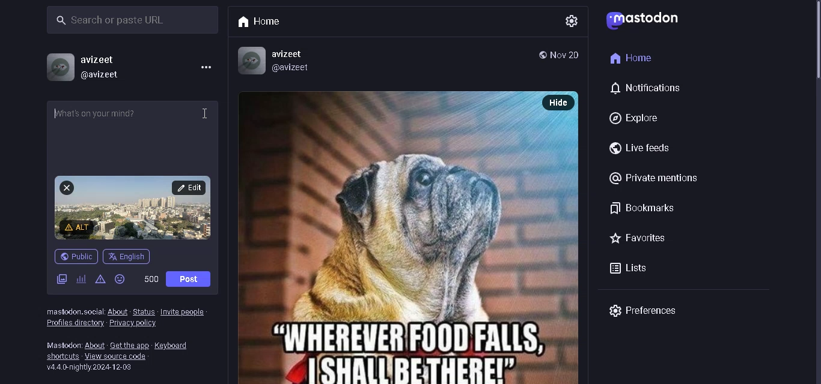 The image size is (821, 384). Describe the element at coordinates (641, 208) in the screenshot. I see `bookmarks` at that location.